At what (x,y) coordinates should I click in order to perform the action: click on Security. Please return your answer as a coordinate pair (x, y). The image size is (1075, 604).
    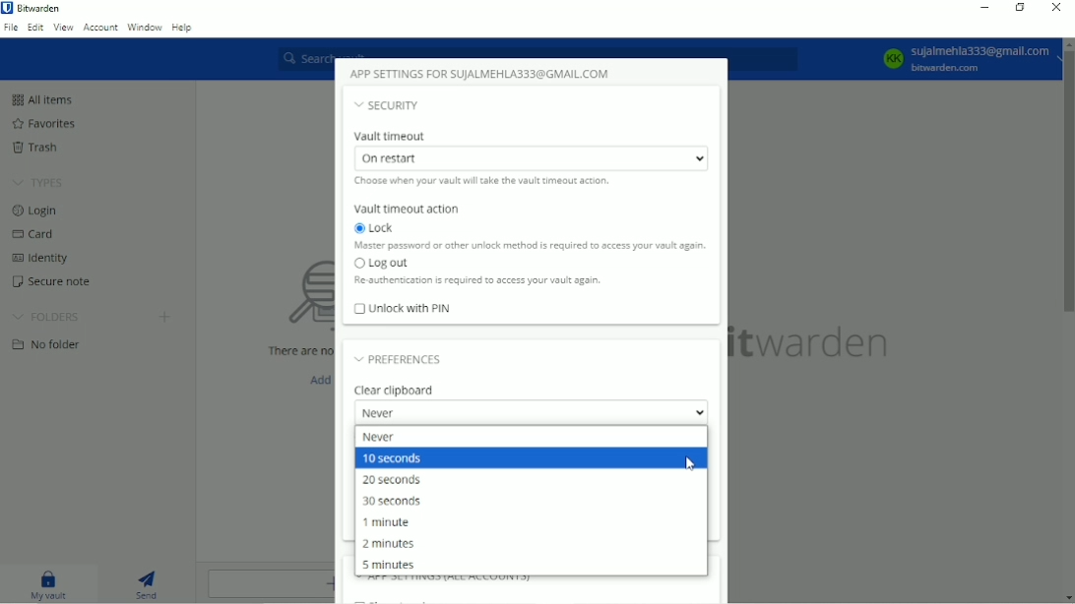
    Looking at the image, I should click on (389, 108).